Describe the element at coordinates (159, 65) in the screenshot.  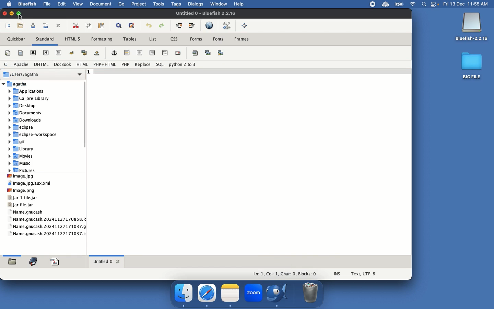
I see `SQL` at that location.